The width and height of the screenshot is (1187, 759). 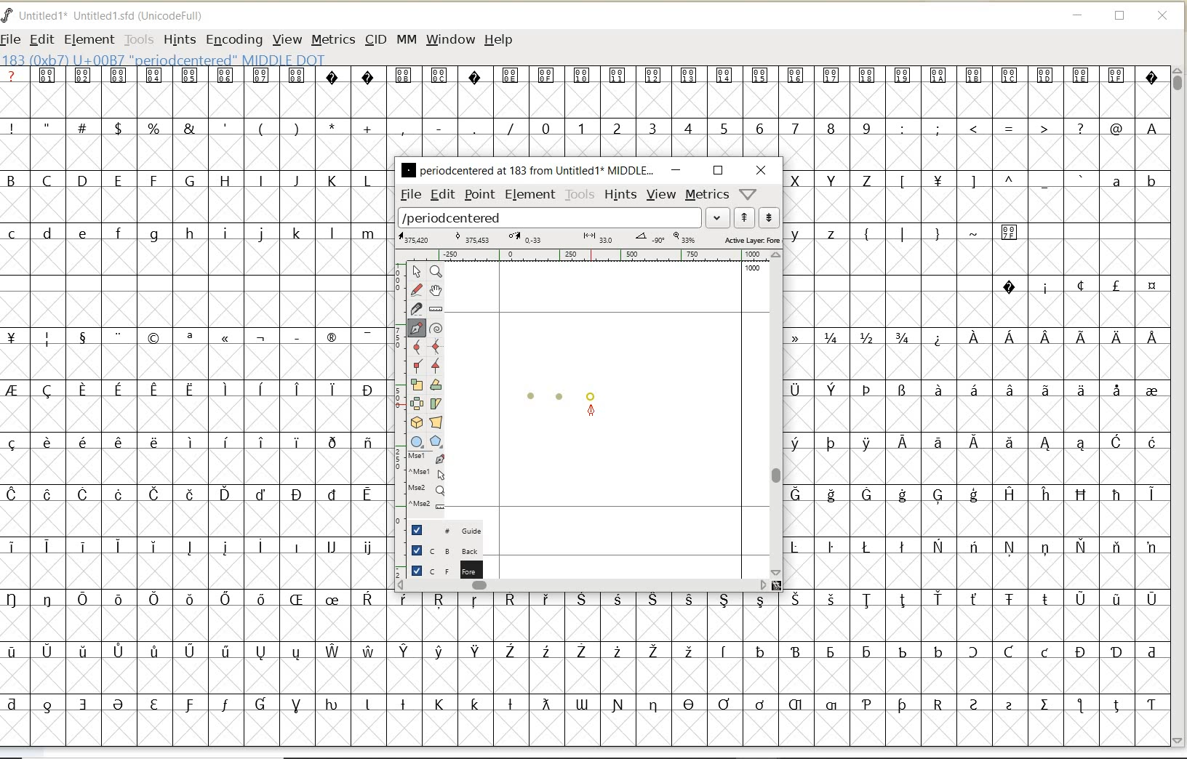 I want to click on pointer, so click(x=416, y=272).